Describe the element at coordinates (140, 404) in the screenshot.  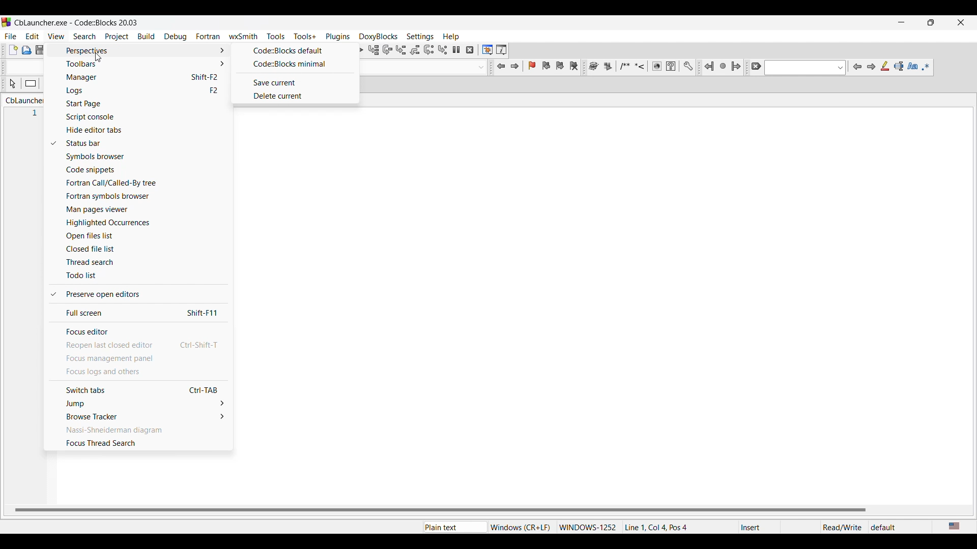
I see `Jump options` at that location.